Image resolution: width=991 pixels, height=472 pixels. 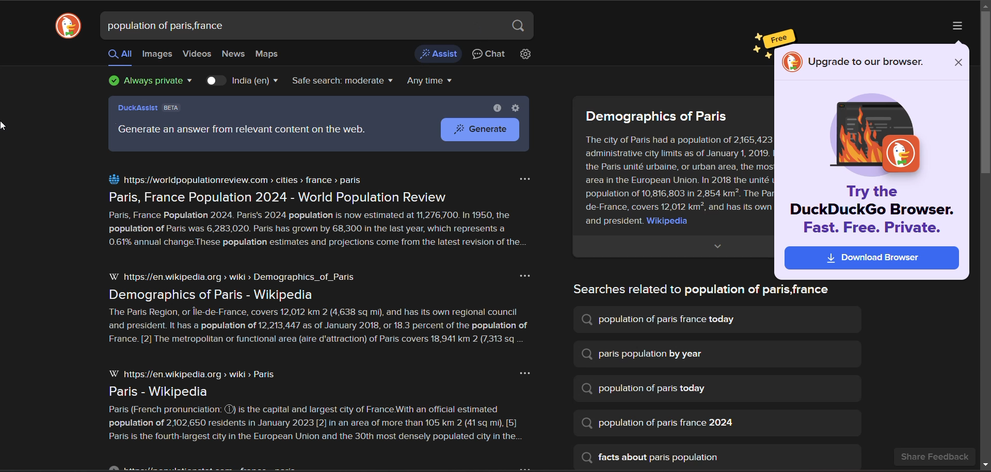 I want to click on options, so click(x=525, y=277).